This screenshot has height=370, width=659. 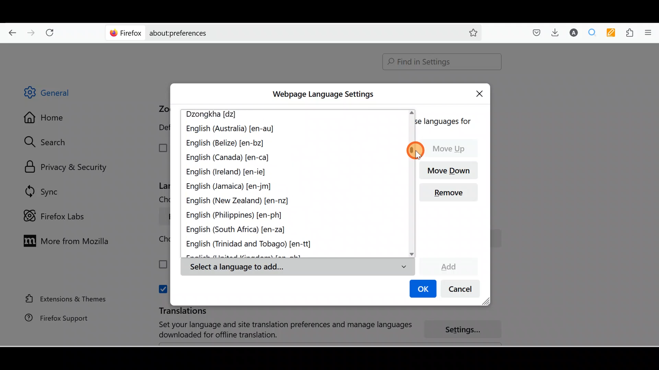 I want to click on Firefox support, so click(x=52, y=318).